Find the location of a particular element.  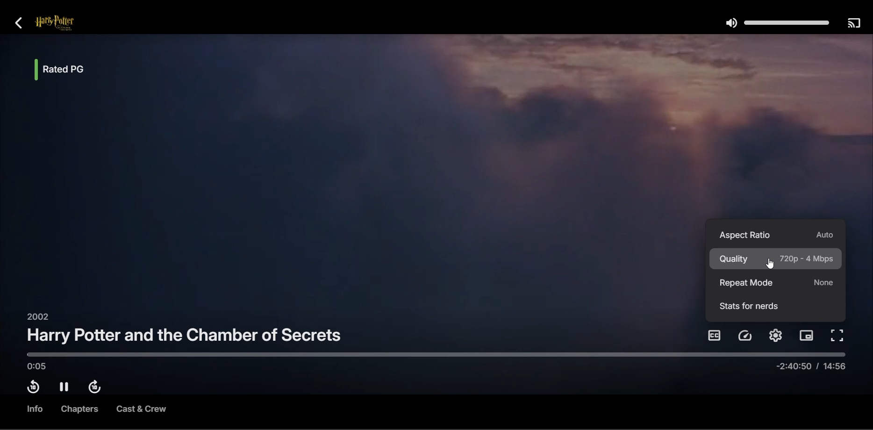

Fast-forward is located at coordinates (98, 387).